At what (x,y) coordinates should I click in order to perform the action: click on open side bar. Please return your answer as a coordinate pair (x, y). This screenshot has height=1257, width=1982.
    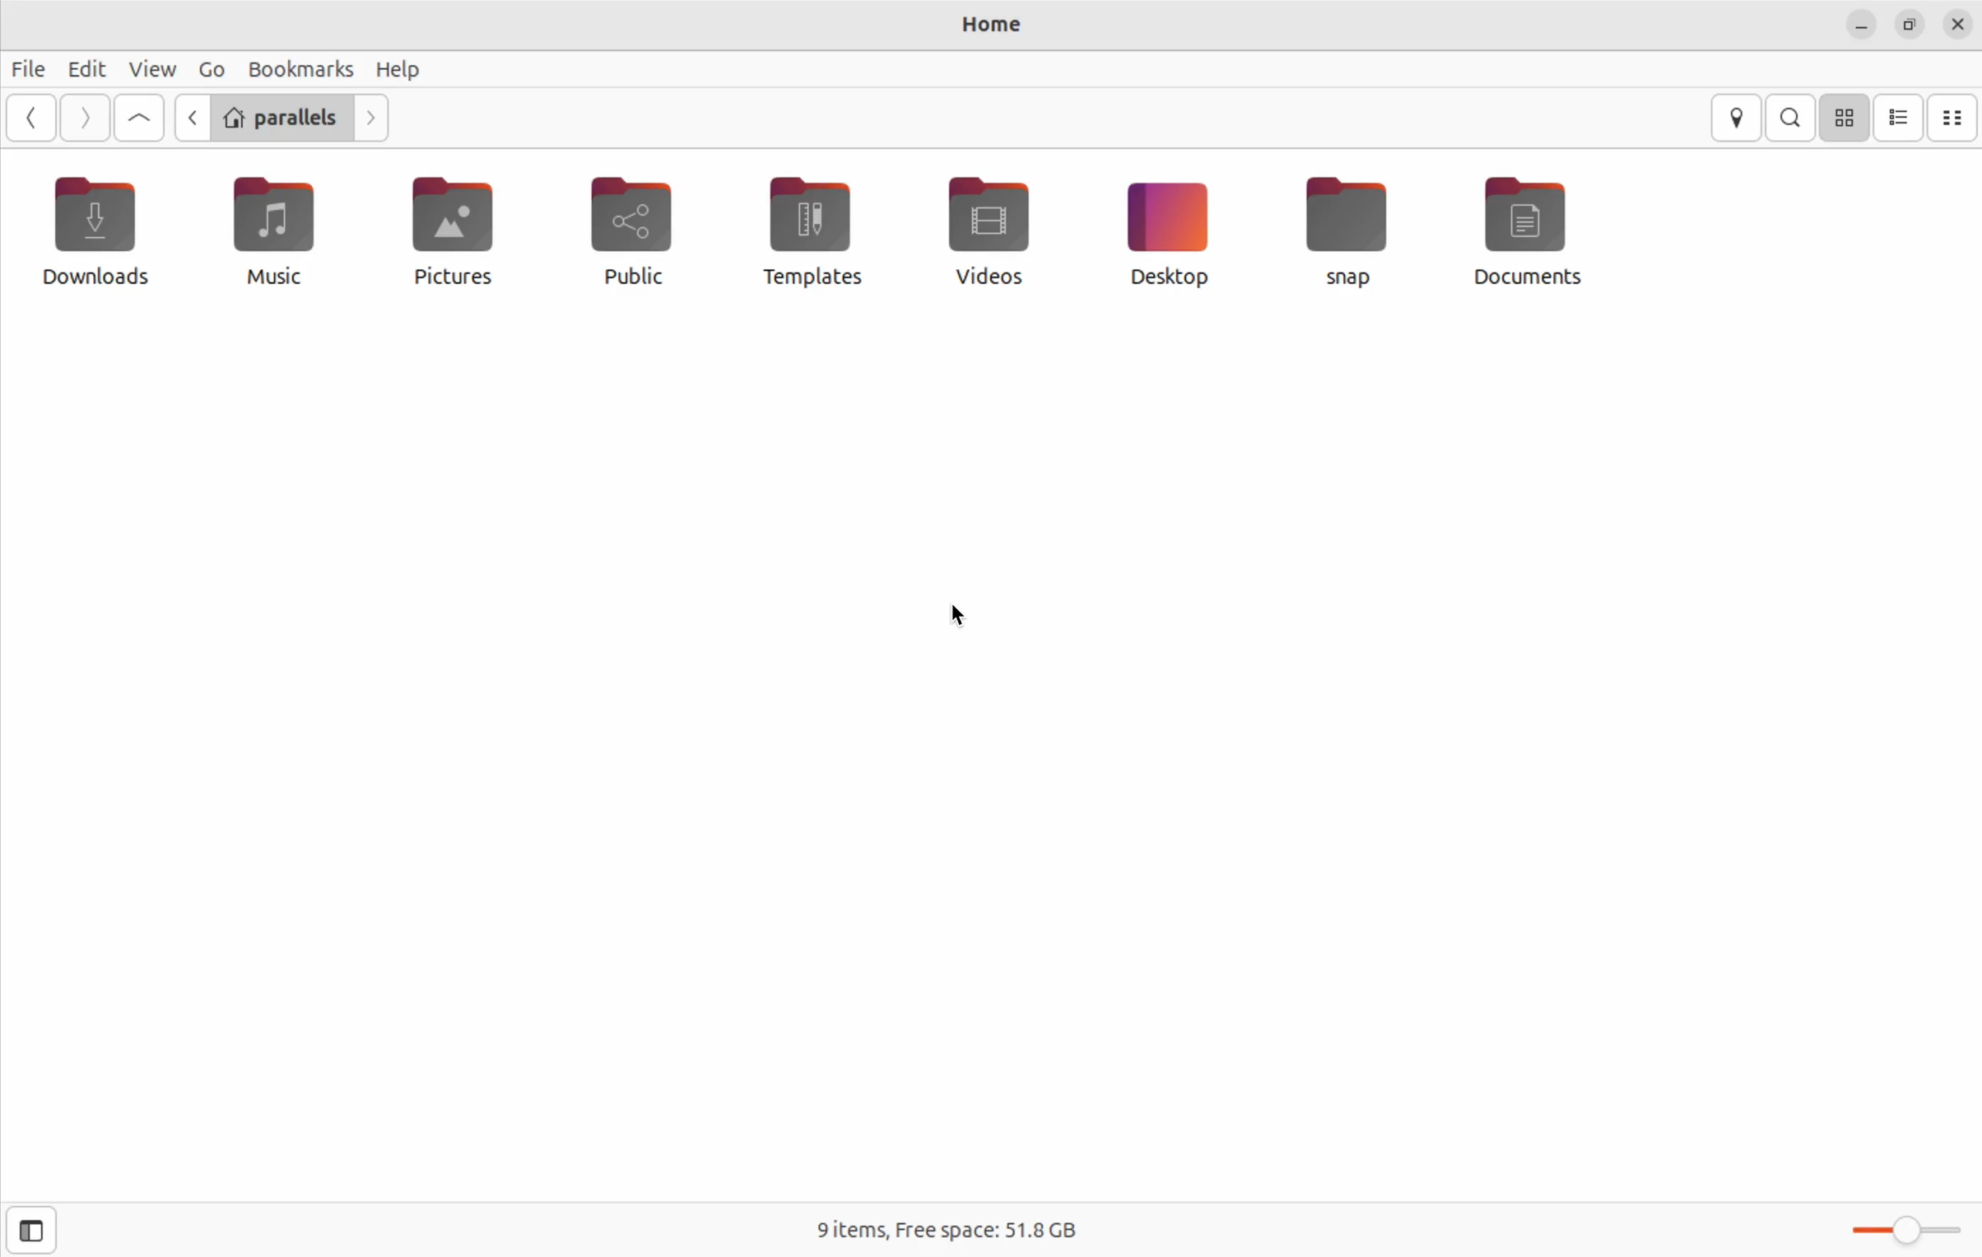
    Looking at the image, I should click on (34, 1231).